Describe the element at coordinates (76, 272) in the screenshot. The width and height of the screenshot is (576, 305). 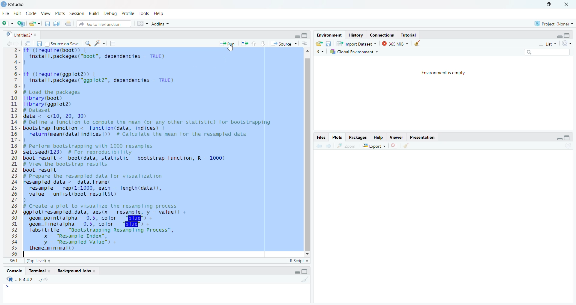
I see `background Jobs` at that location.